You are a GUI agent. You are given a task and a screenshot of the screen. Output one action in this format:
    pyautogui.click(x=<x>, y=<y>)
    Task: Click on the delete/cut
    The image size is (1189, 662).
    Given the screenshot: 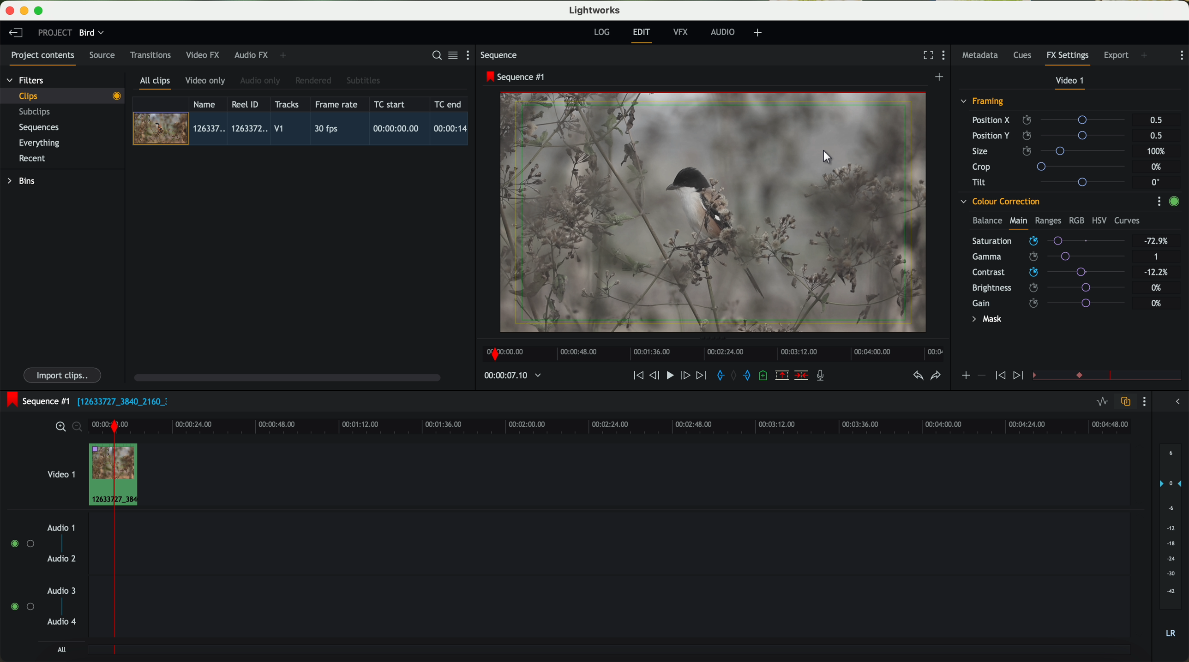 What is the action you would take?
    pyautogui.click(x=801, y=376)
    